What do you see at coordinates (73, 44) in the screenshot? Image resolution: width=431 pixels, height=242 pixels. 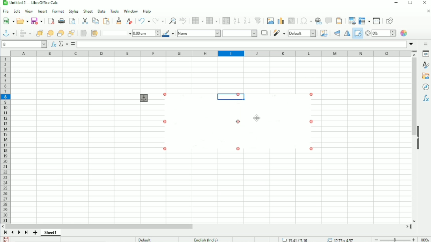 I see `Formula` at bounding box center [73, 44].